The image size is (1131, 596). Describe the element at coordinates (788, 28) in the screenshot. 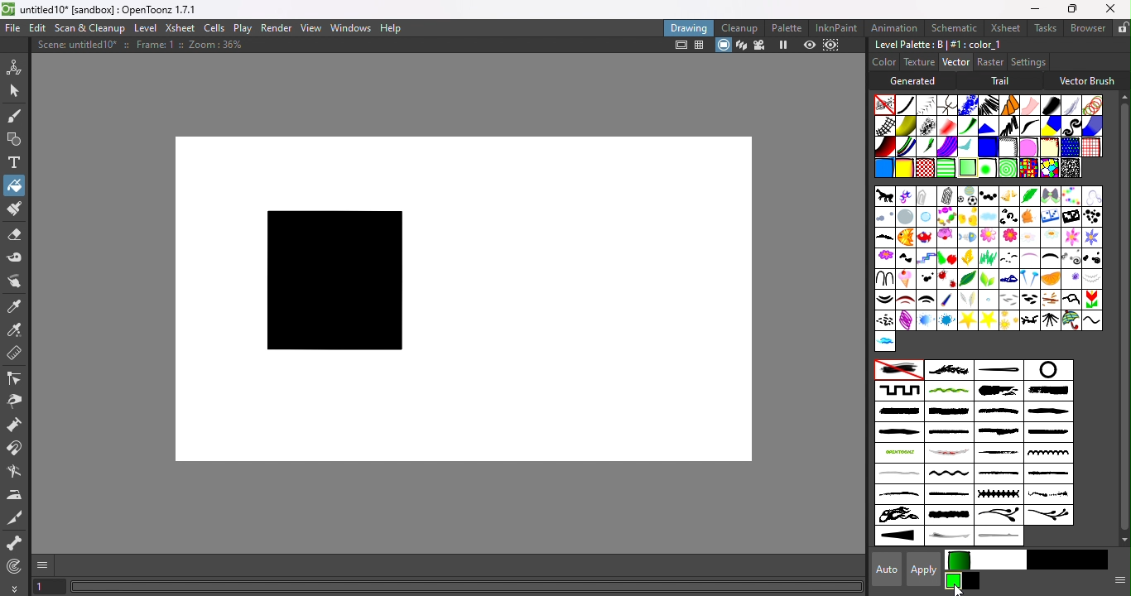

I see `Palette` at that location.